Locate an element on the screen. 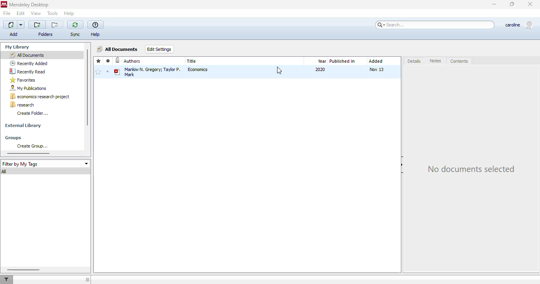  filter by my tags is located at coordinates (45, 164).